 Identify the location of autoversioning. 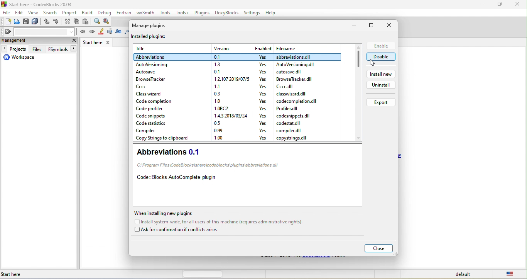
(152, 65).